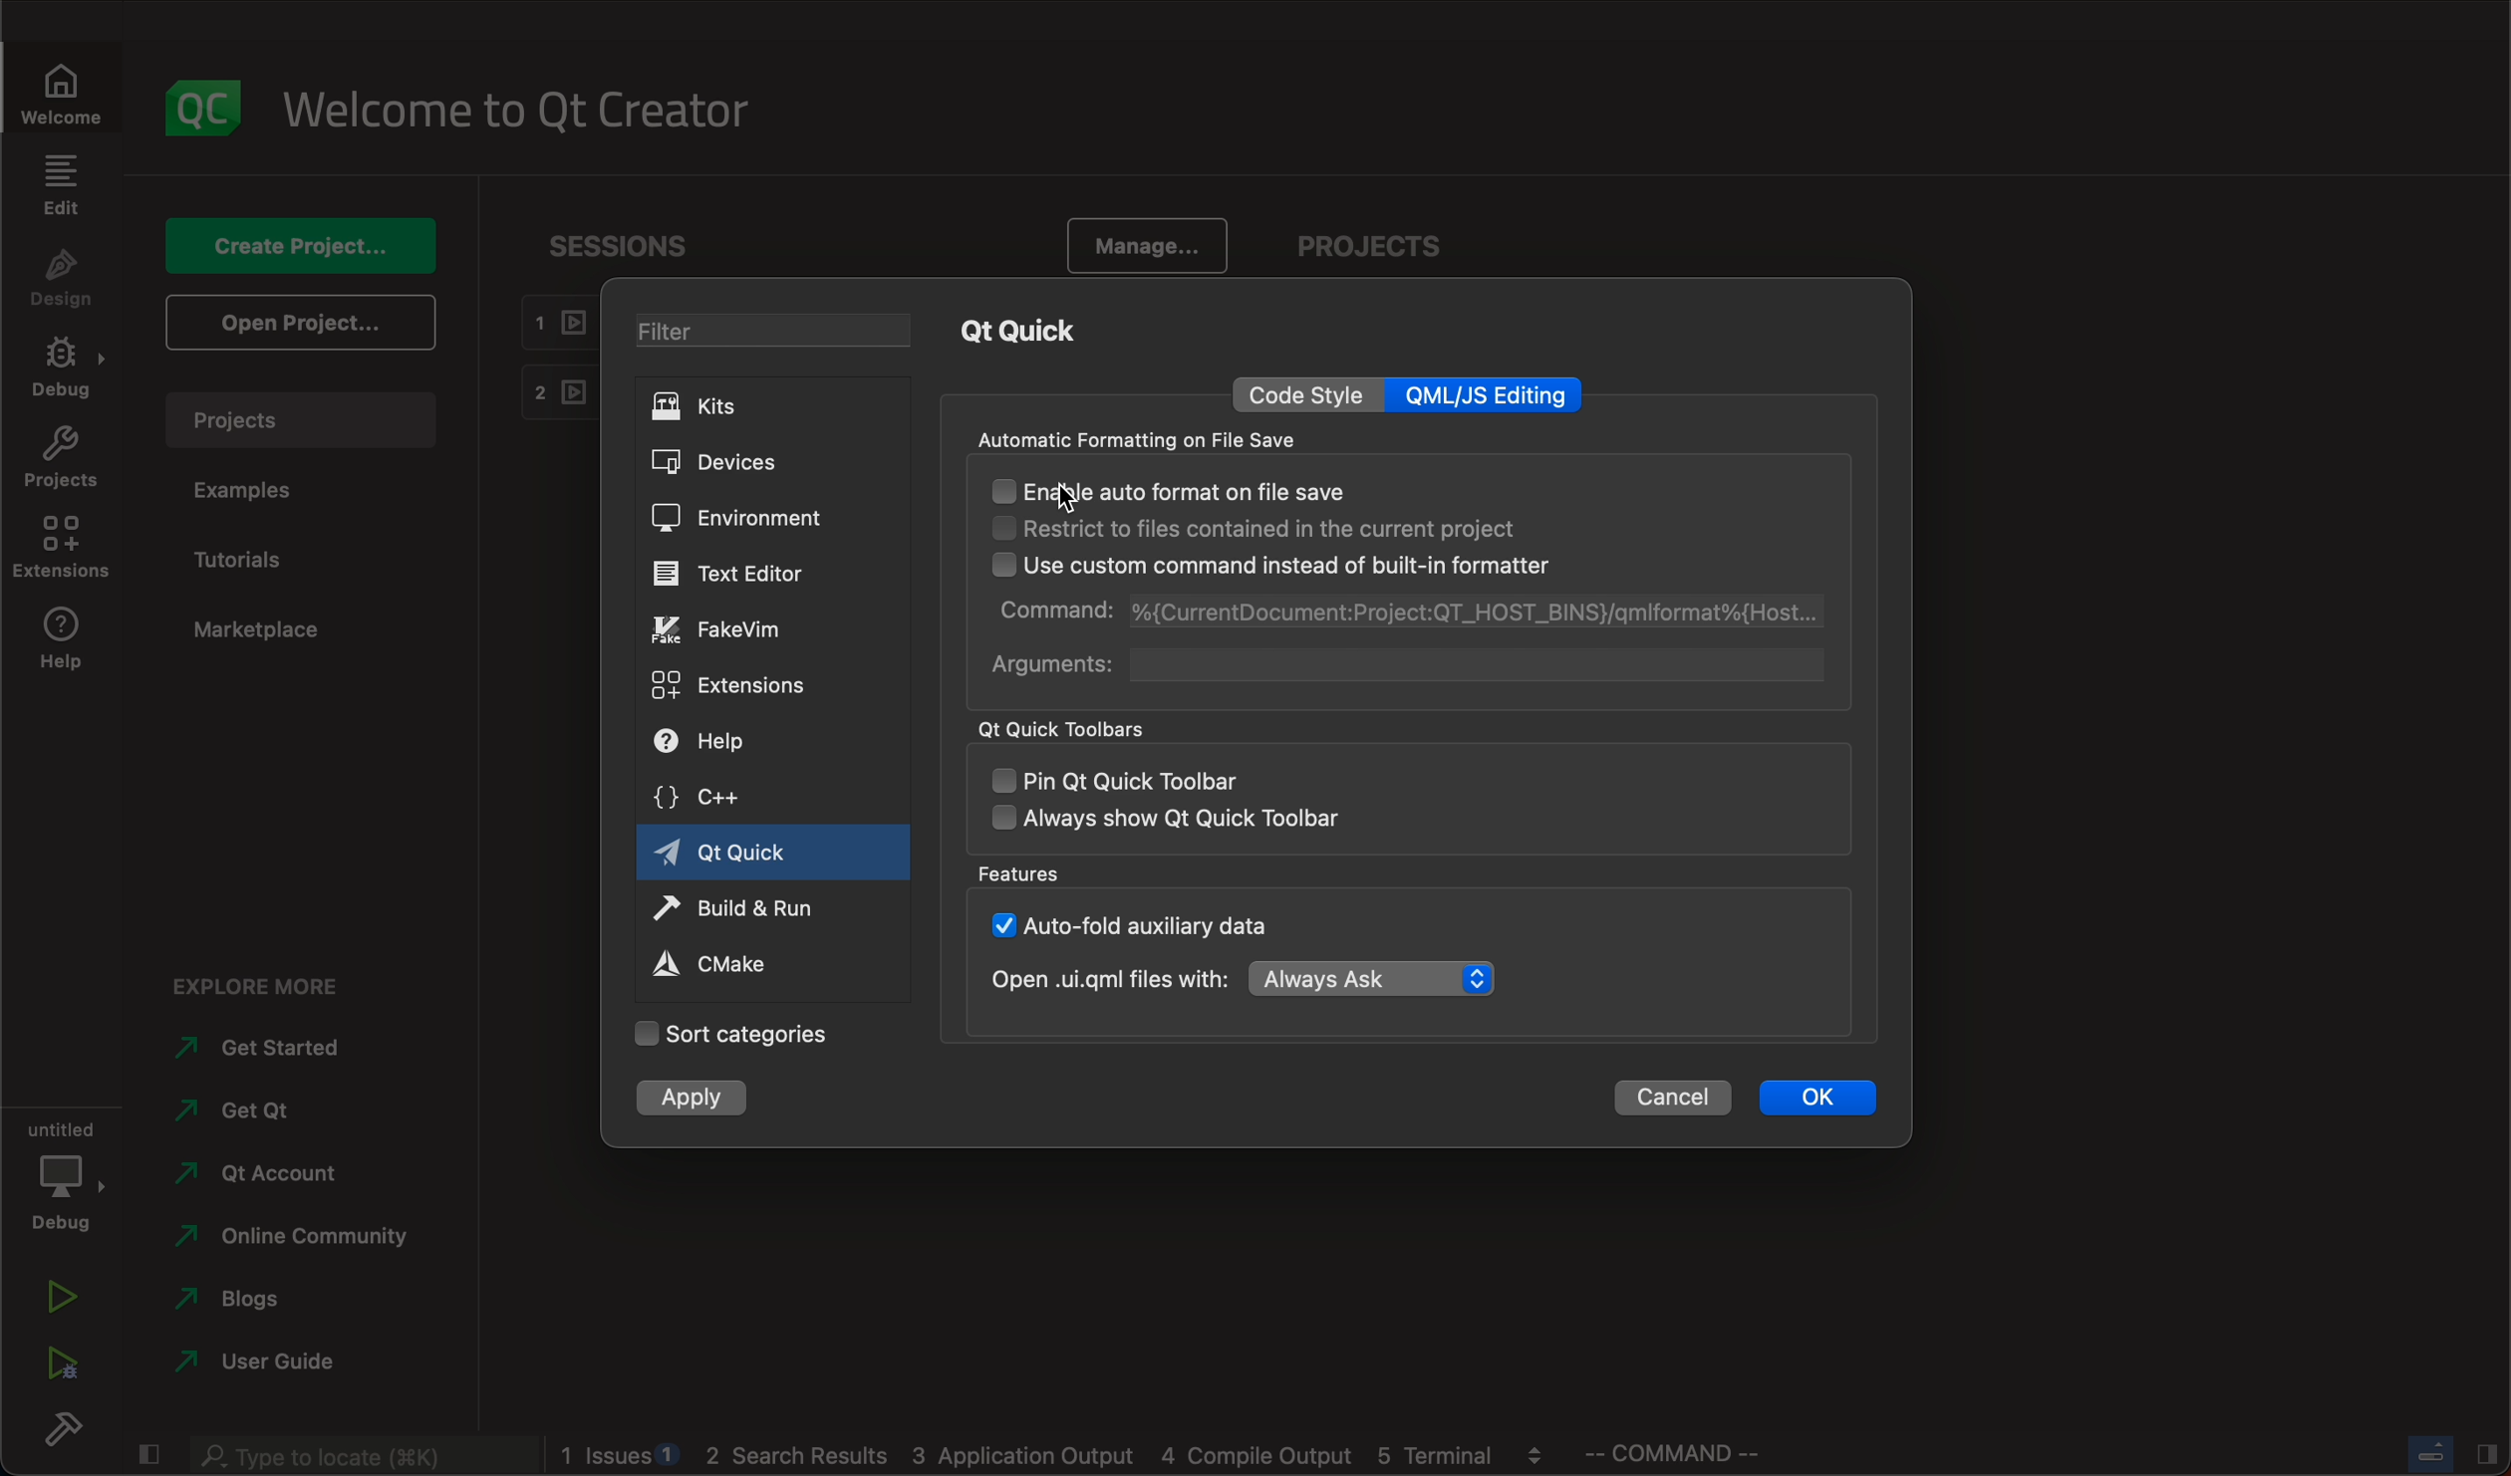  I want to click on welcome, so click(522, 111).